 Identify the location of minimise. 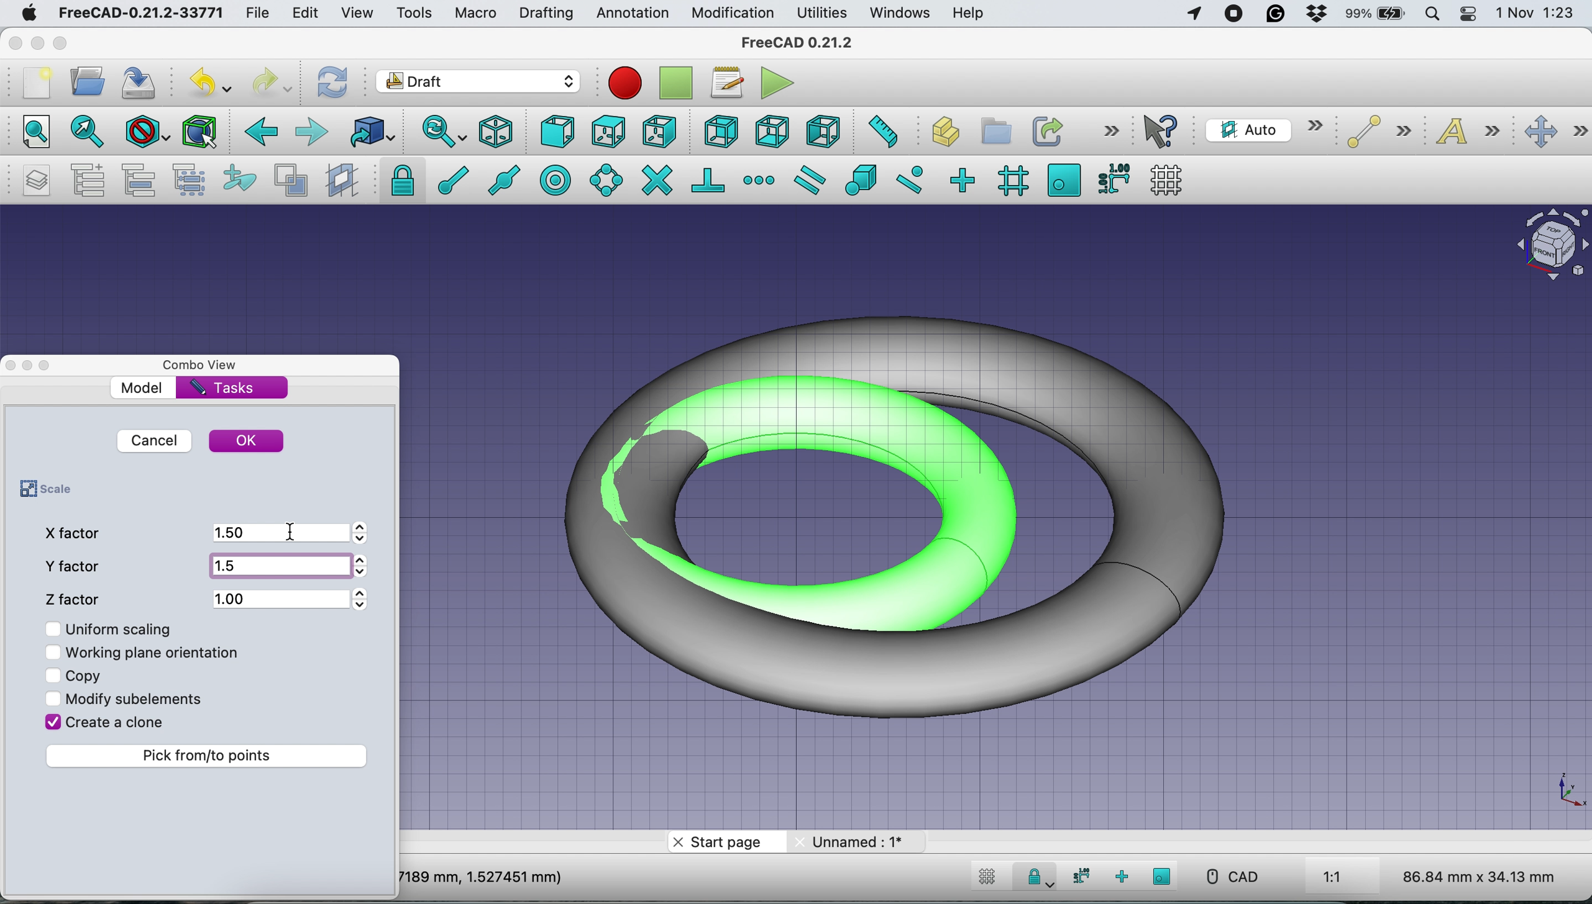
(37, 40).